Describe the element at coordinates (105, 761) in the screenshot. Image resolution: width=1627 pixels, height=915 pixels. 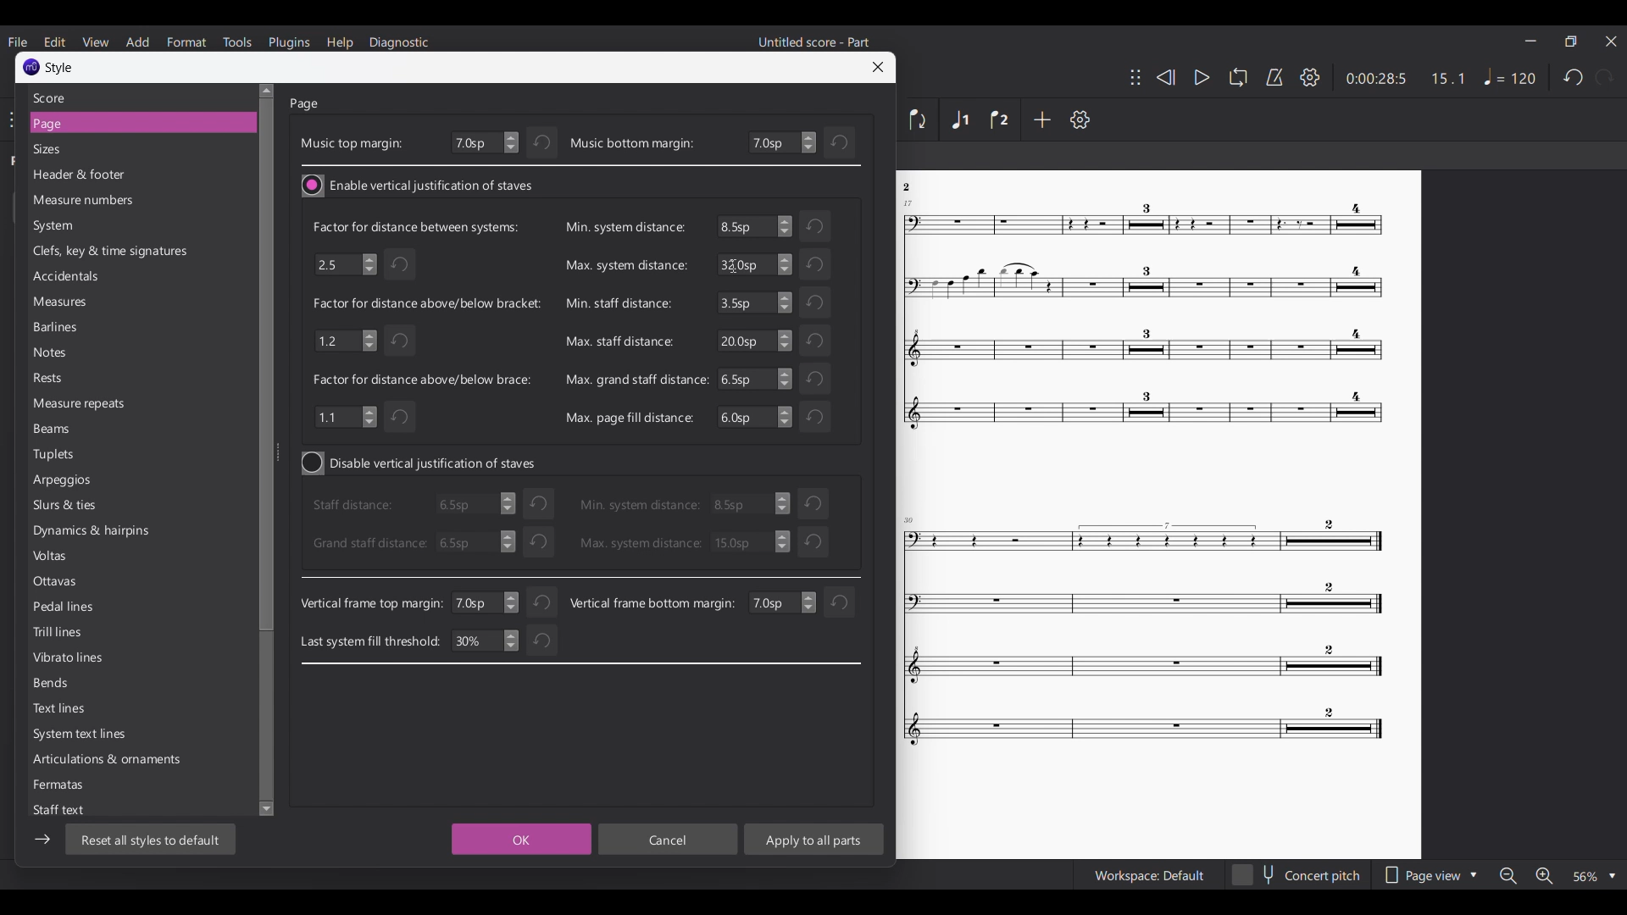
I see `Articulations & ornaments` at that location.